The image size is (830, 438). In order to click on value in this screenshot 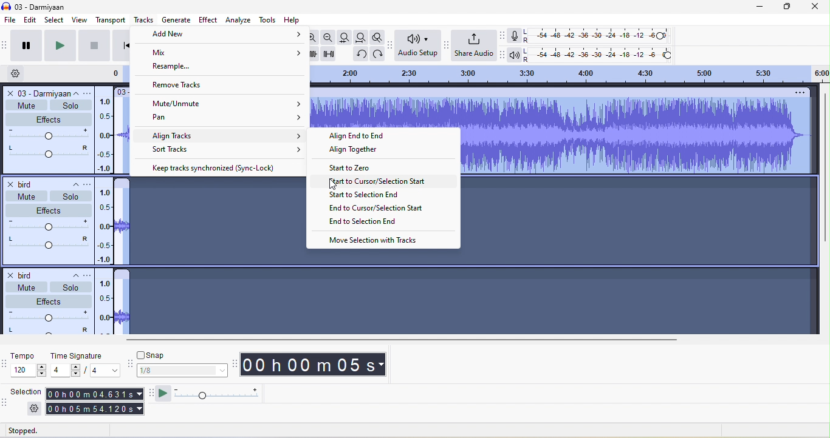, I will do `click(100, 371)`.